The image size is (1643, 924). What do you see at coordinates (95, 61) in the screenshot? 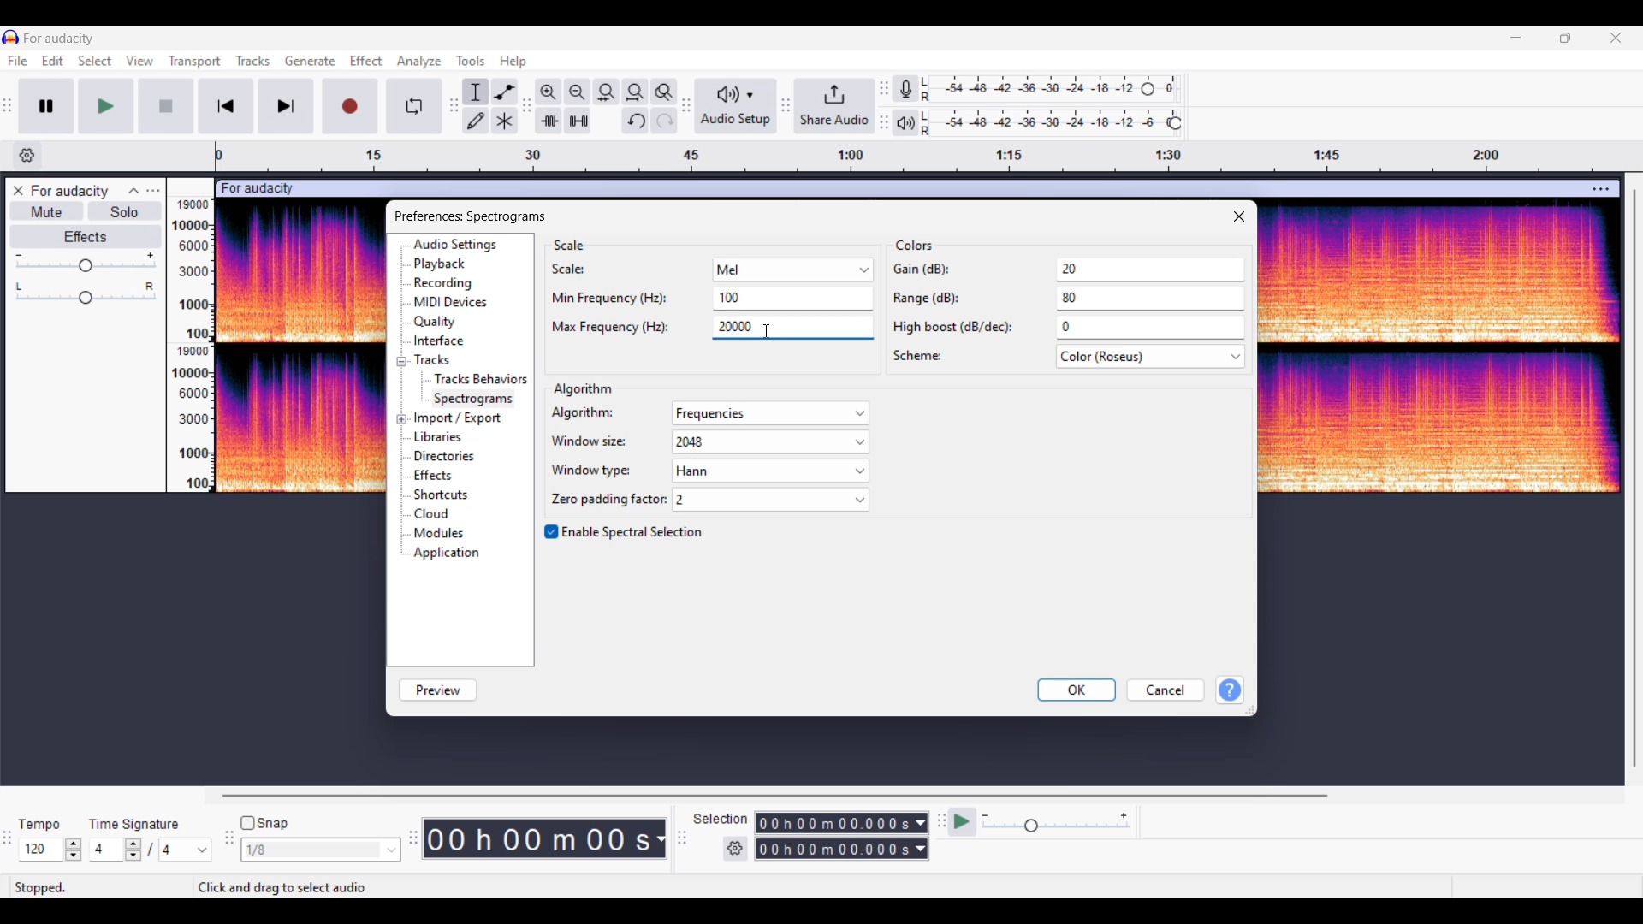
I see `Select menu` at bounding box center [95, 61].